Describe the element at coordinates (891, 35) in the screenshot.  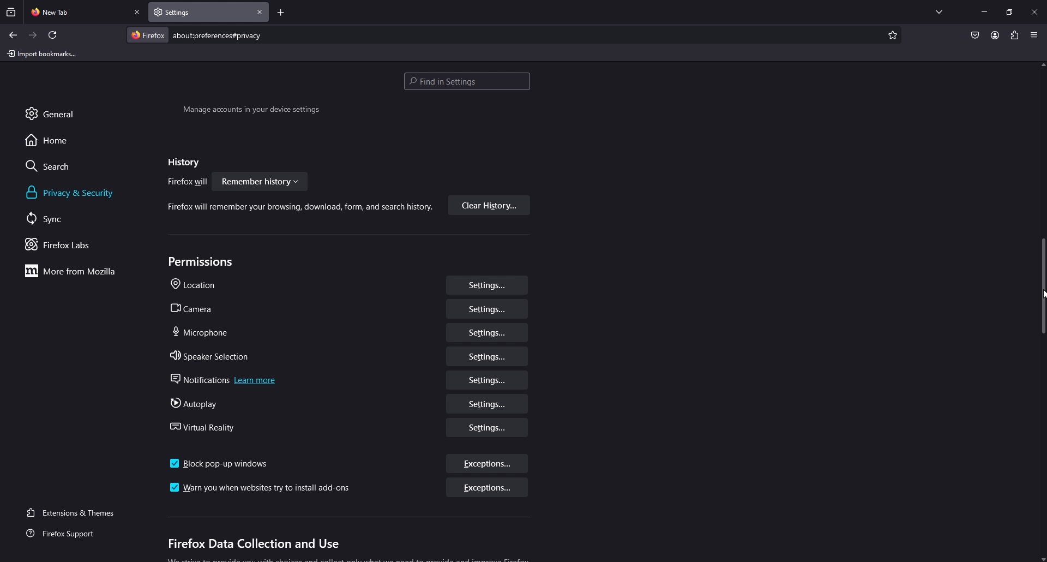
I see `add bookmark` at that location.